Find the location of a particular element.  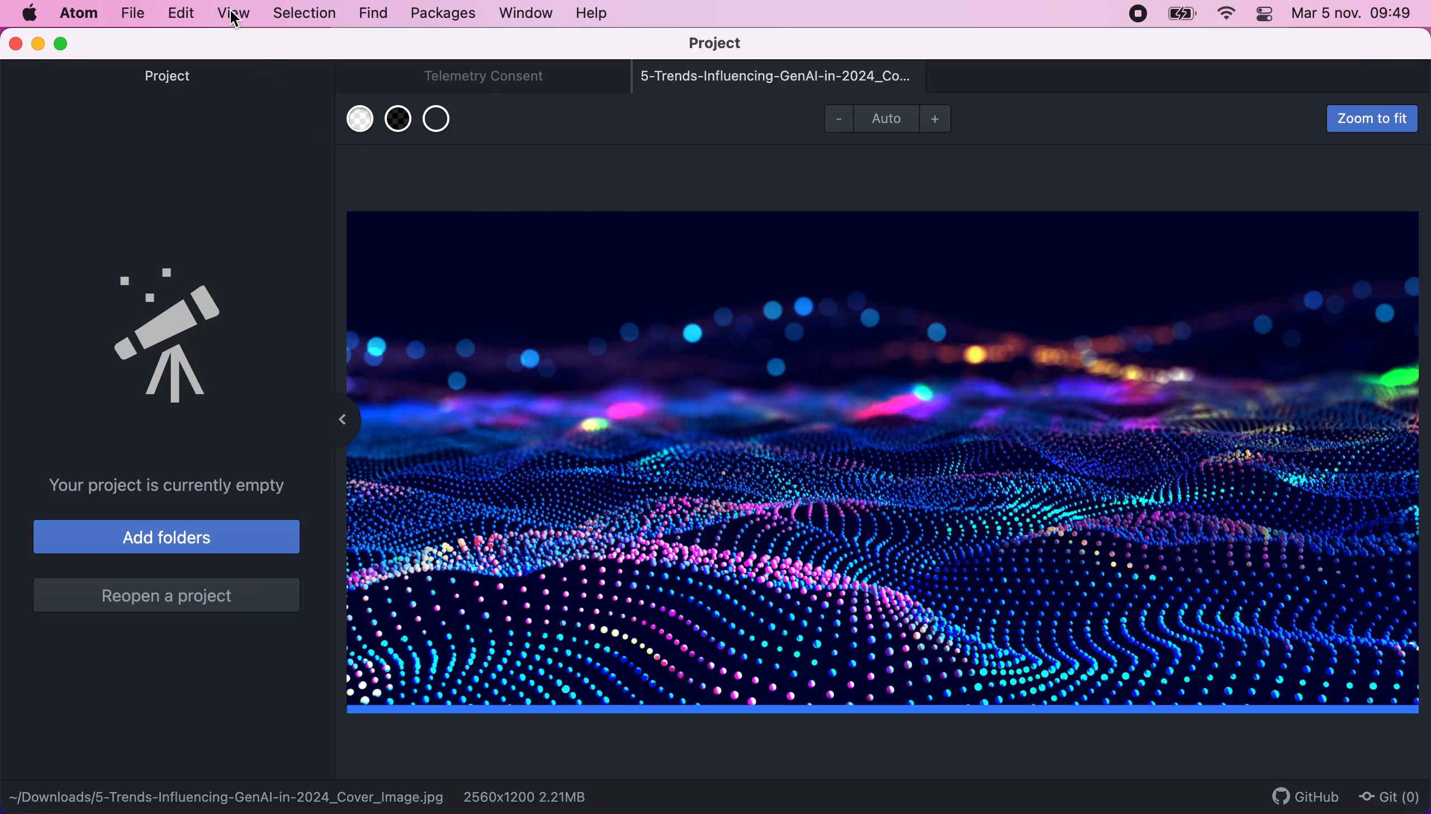

packages is located at coordinates (440, 15).